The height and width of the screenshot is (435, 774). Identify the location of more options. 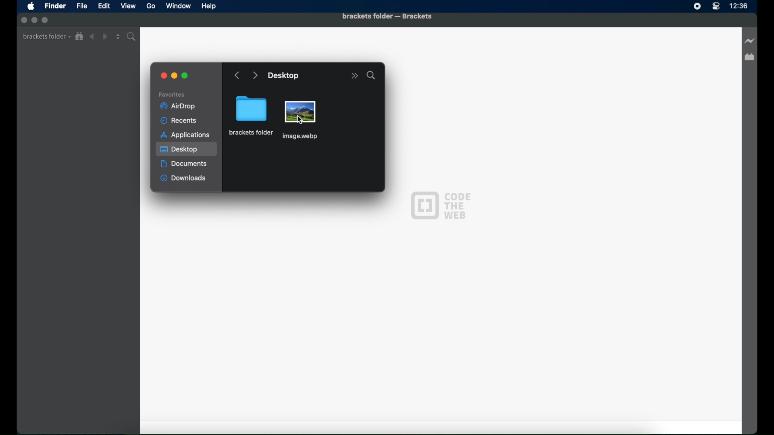
(354, 76).